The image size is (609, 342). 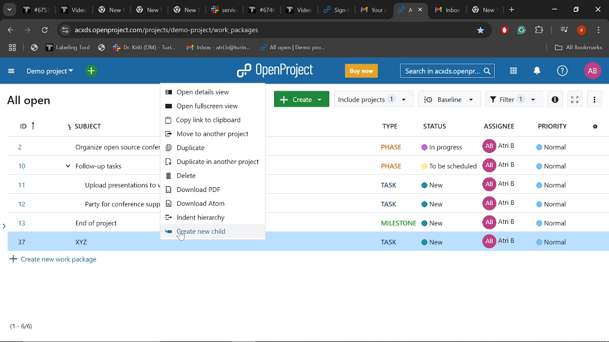 What do you see at coordinates (65, 30) in the screenshot?
I see `Cite info` at bounding box center [65, 30].